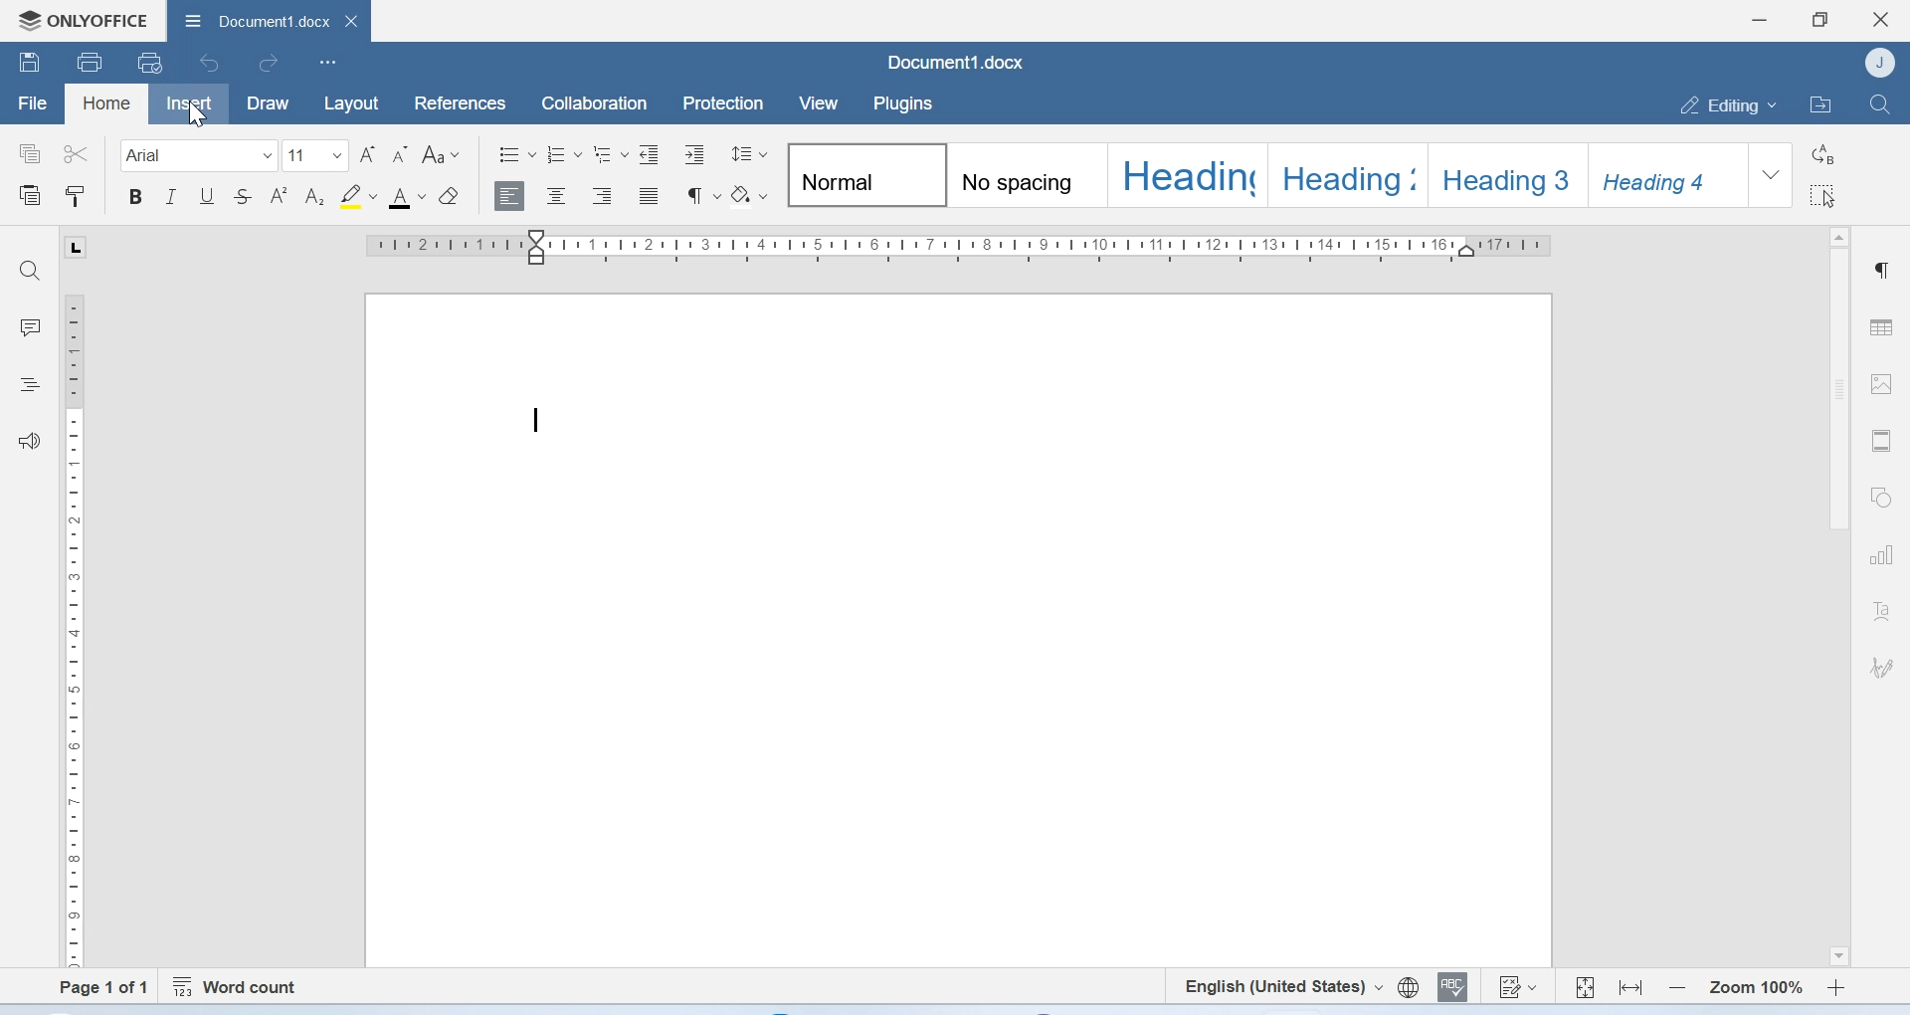 This screenshot has width=1910, height=1015. What do you see at coordinates (1629, 985) in the screenshot?
I see `Fit to width` at bounding box center [1629, 985].